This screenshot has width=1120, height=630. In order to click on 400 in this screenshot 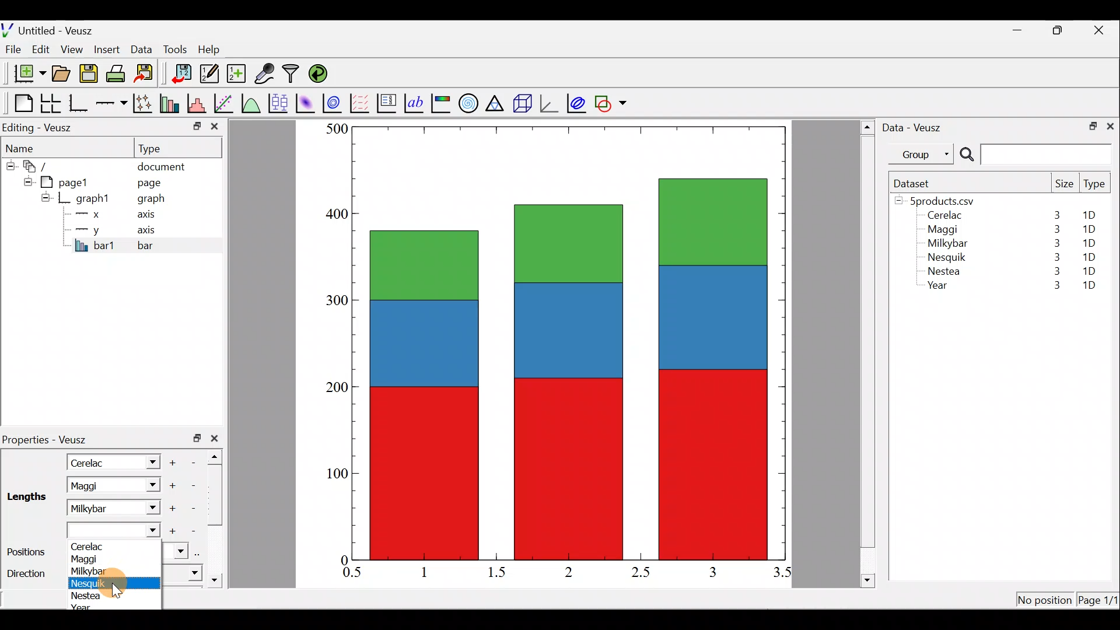, I will do `click(332, 215)`.